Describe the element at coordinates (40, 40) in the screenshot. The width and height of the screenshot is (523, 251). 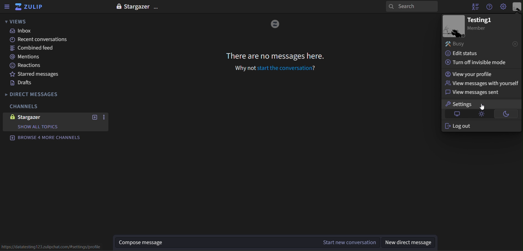
I see `recent conversations` at that location.